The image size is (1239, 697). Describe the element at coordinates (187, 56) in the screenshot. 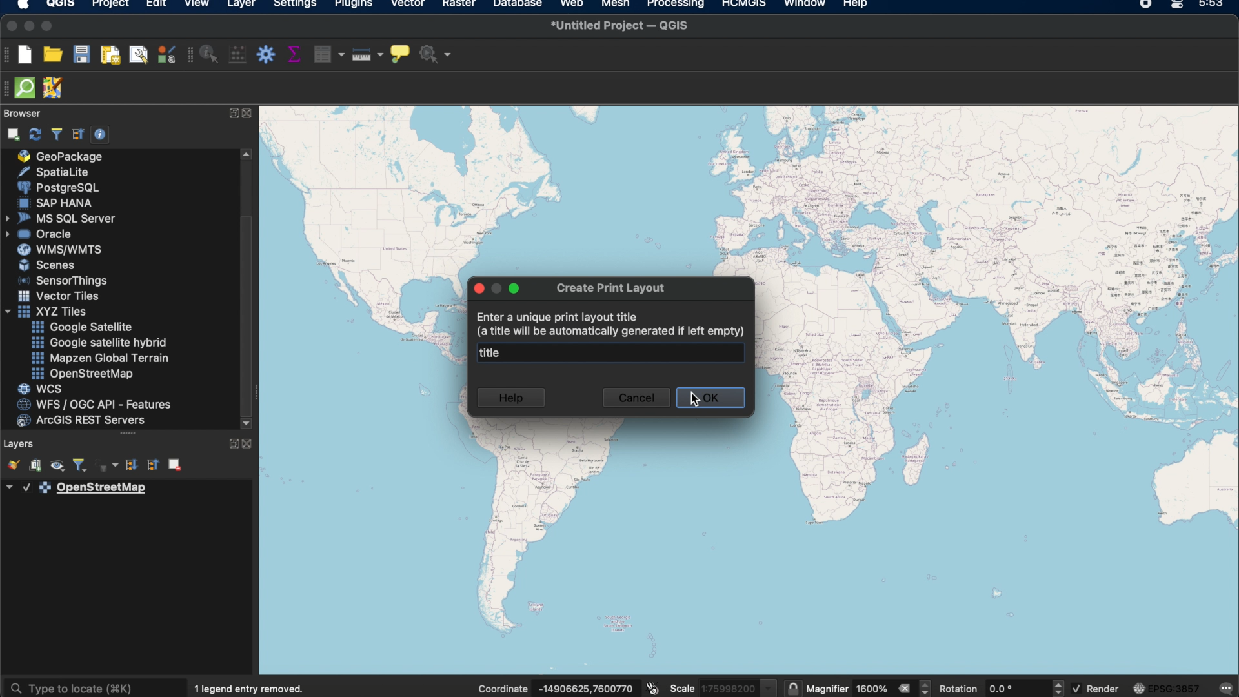

I see `attributes toolbar` at that location.